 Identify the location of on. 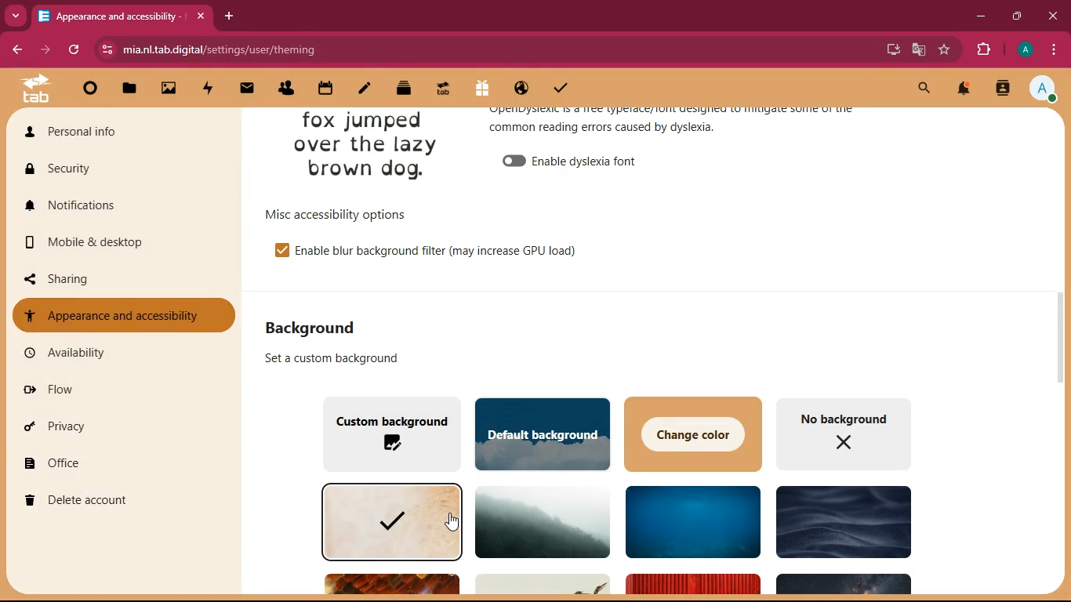
(280, 249).